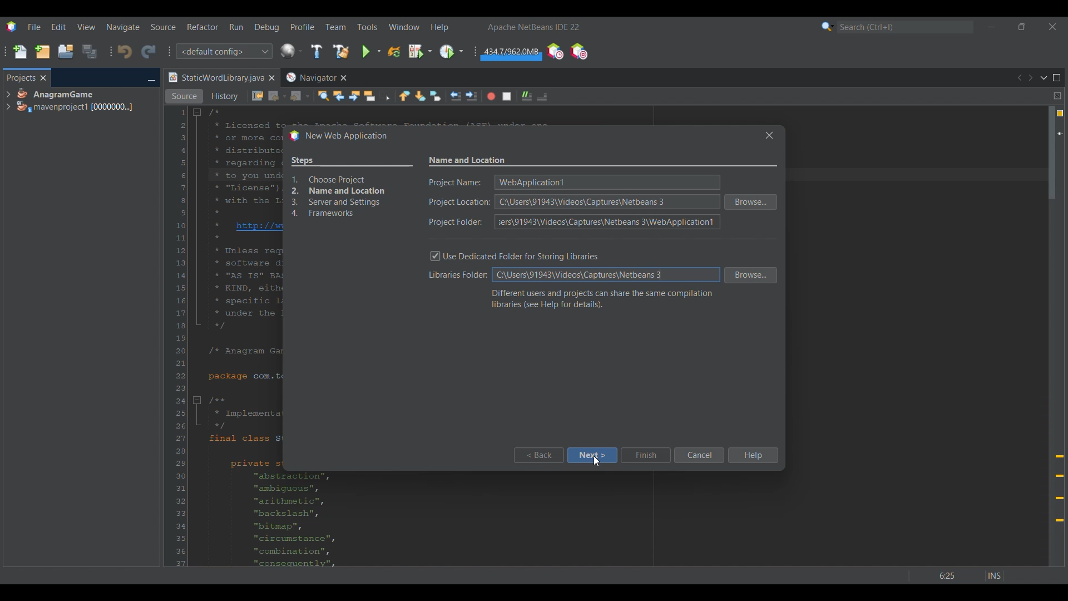  I want to click on Debug main project options, so click(420, 51).